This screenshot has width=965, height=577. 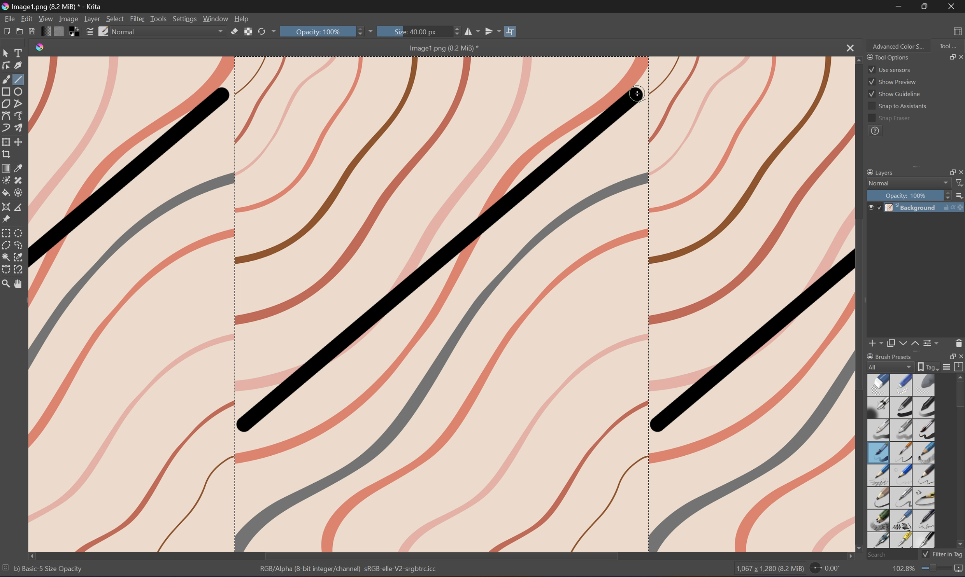 What do you see at coordinates (20, 142) in the screenshot?
I see `Move the layer` at bounding box center [20, 142].